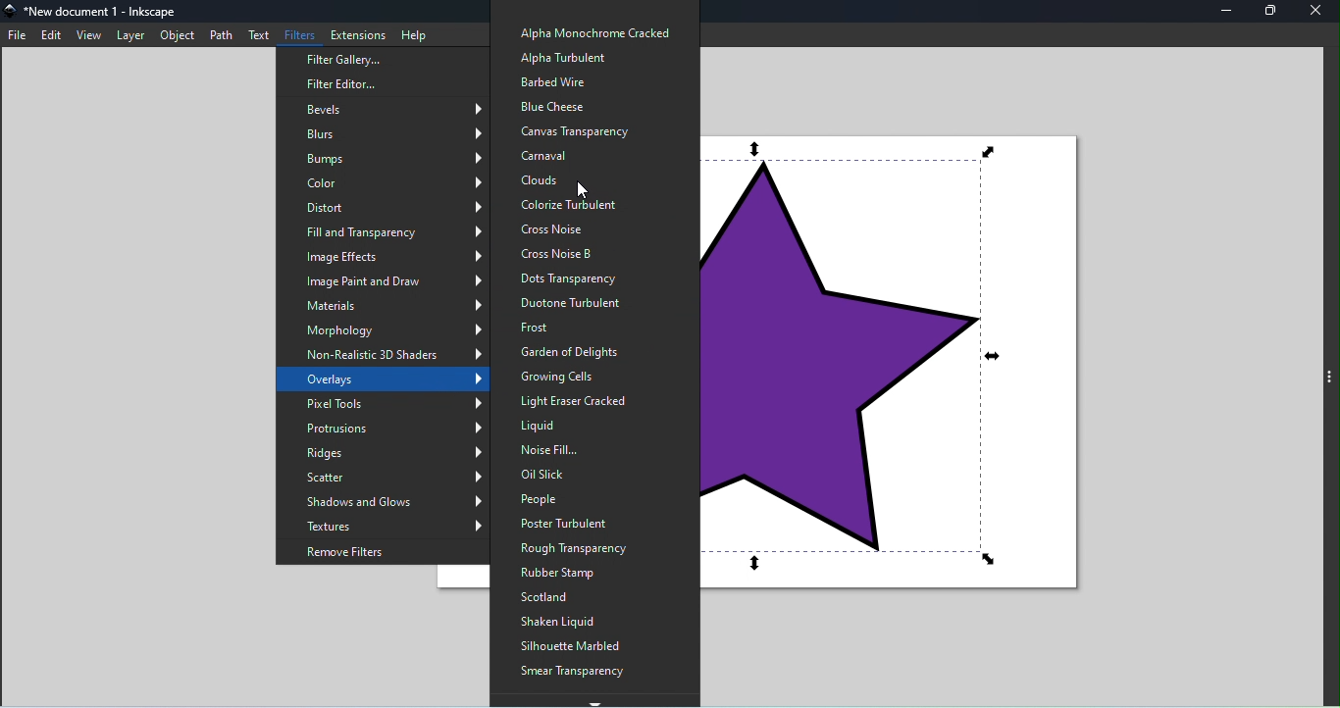 The width and height of the screenshot is (1340, 708). What do you see at coordinates (576, 673) in the screenshot?
I see `Smear transparency` at bounding box center [576, 673].